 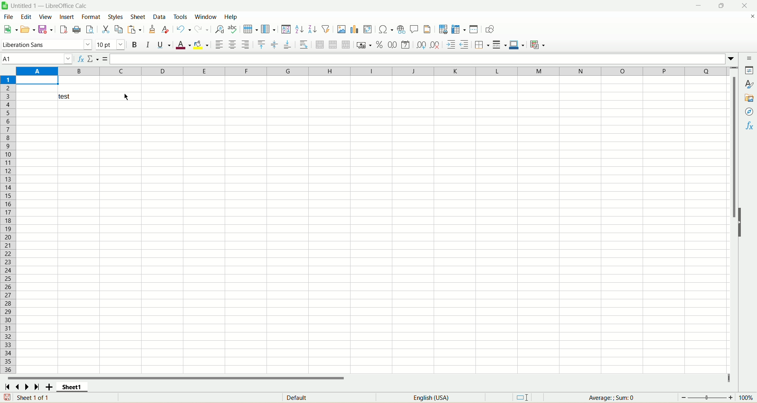 What do you see at coordinates (76, 29) in the screenshot?
I see `print` at bounding box center [76, 29].